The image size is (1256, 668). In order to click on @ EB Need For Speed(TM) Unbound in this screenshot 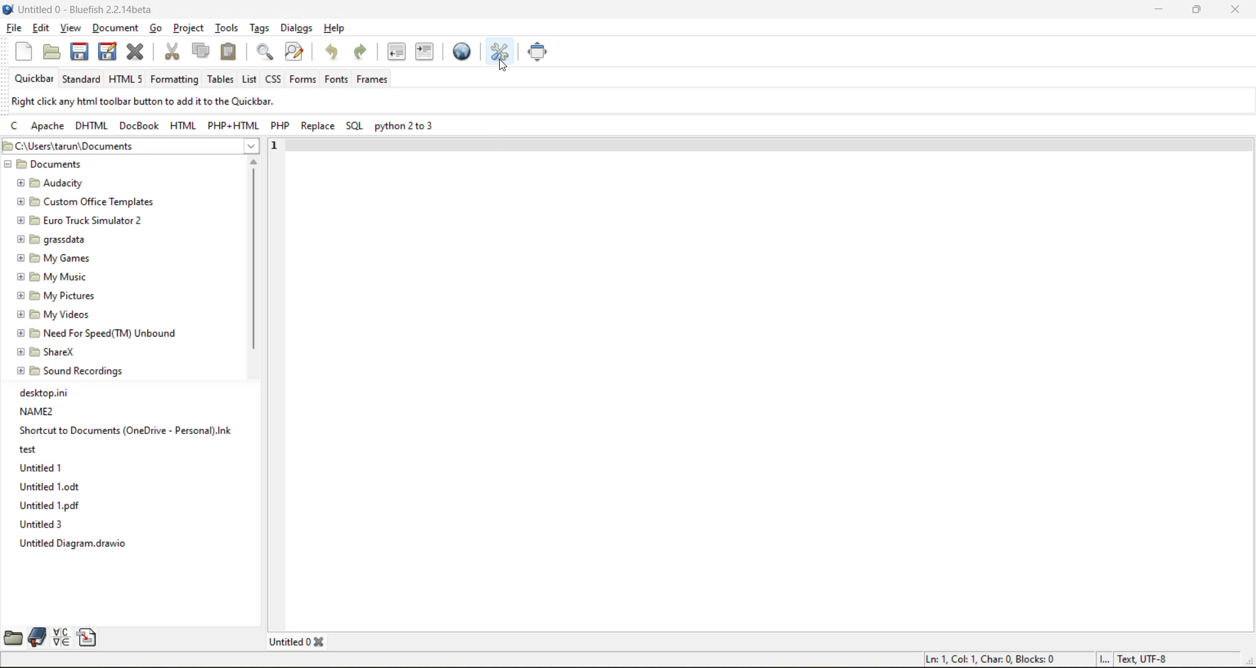, I will do `click(99, 331)`.